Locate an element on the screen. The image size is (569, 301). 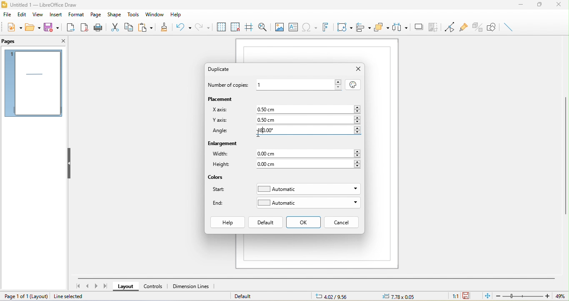
0.00 cm is located at coordinates (309, 164).